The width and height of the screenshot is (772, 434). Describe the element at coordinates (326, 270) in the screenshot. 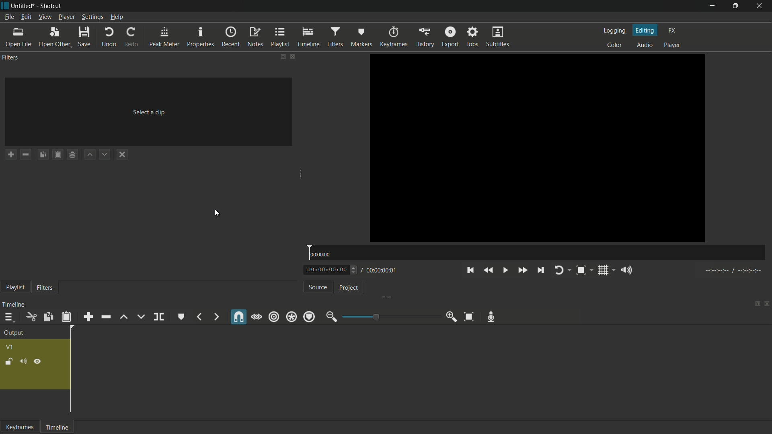

I see `current time` at that location.